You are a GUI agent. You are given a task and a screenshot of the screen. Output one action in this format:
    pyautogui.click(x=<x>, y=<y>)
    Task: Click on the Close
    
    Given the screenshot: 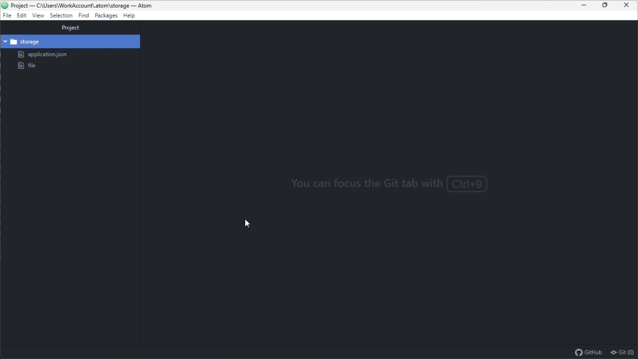 What is the action you would take?
    pyautogui.click(x=628, y=4)
    